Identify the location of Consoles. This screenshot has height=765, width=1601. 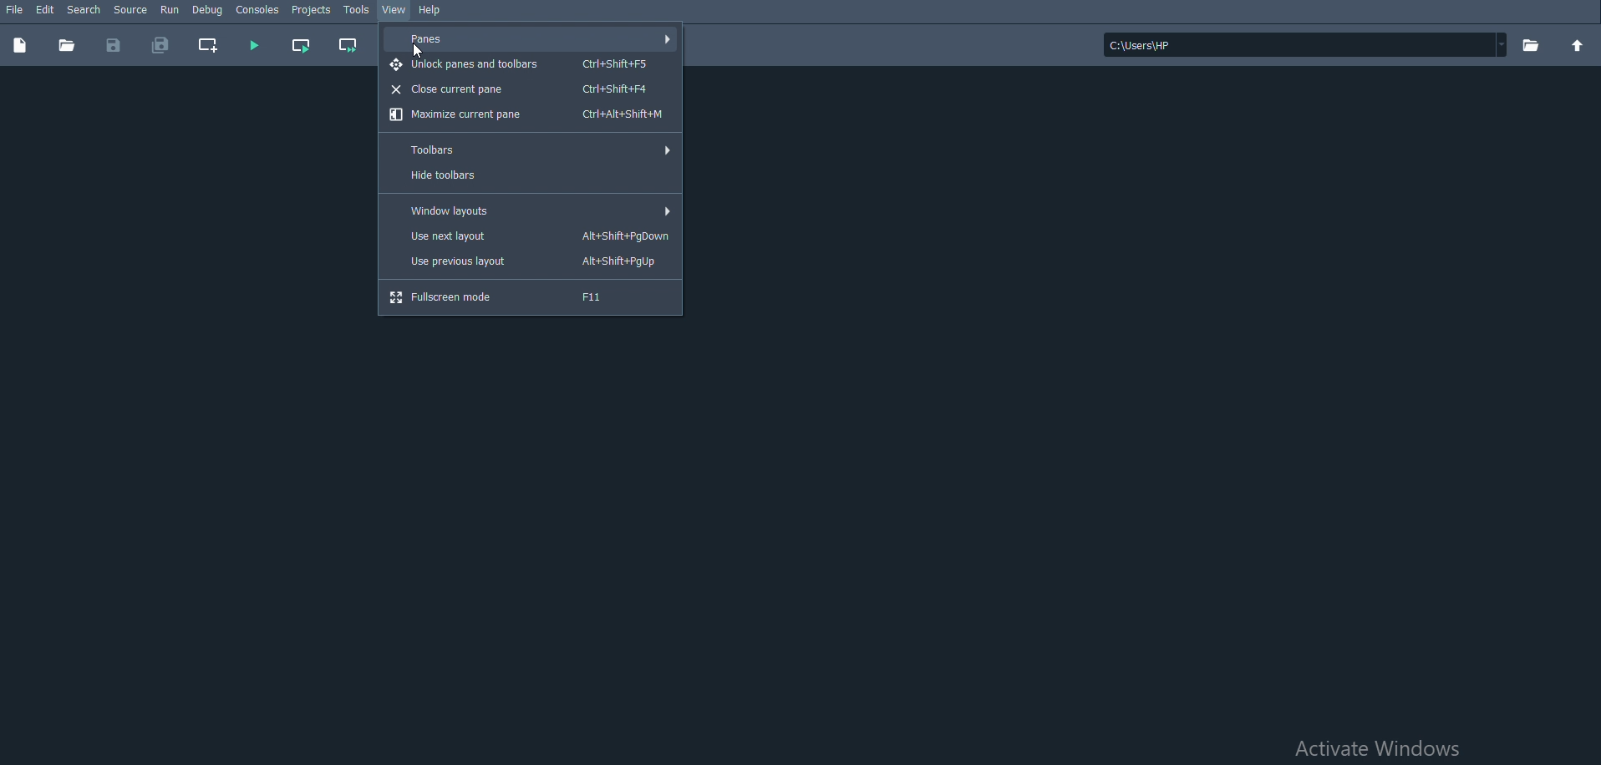
(257, 10).